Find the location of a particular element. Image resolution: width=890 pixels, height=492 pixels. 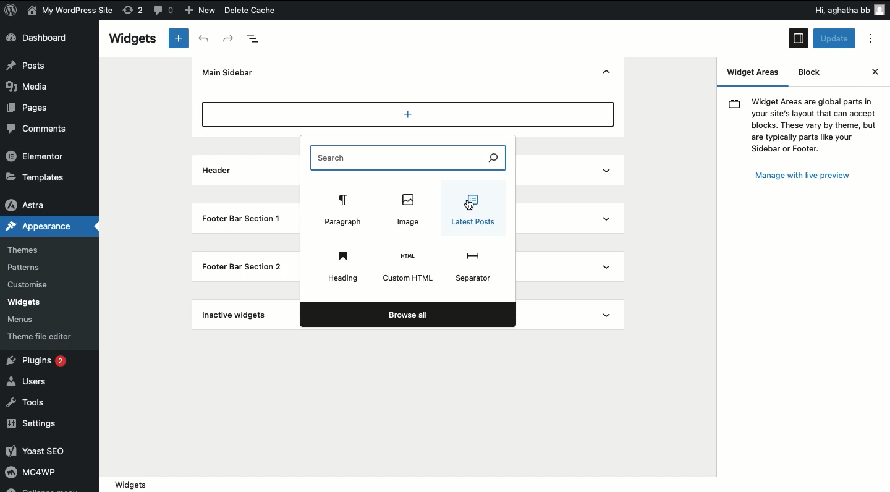

Elementor is located at coordinates (36, 155).